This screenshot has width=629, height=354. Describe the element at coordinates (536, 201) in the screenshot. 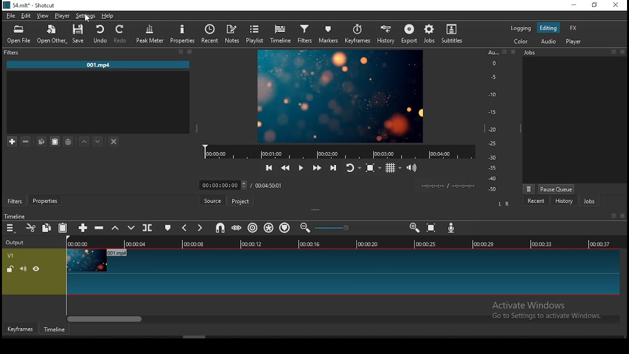

I see `recent` at that location.